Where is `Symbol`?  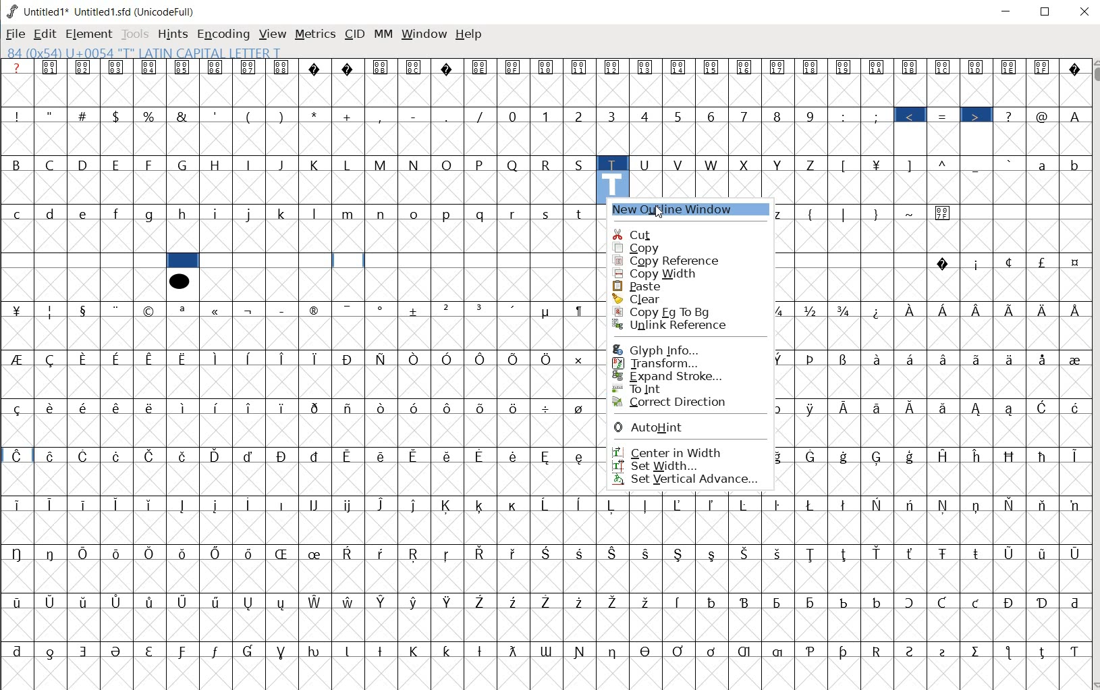
Symbol is located at coordinates (945, 505).